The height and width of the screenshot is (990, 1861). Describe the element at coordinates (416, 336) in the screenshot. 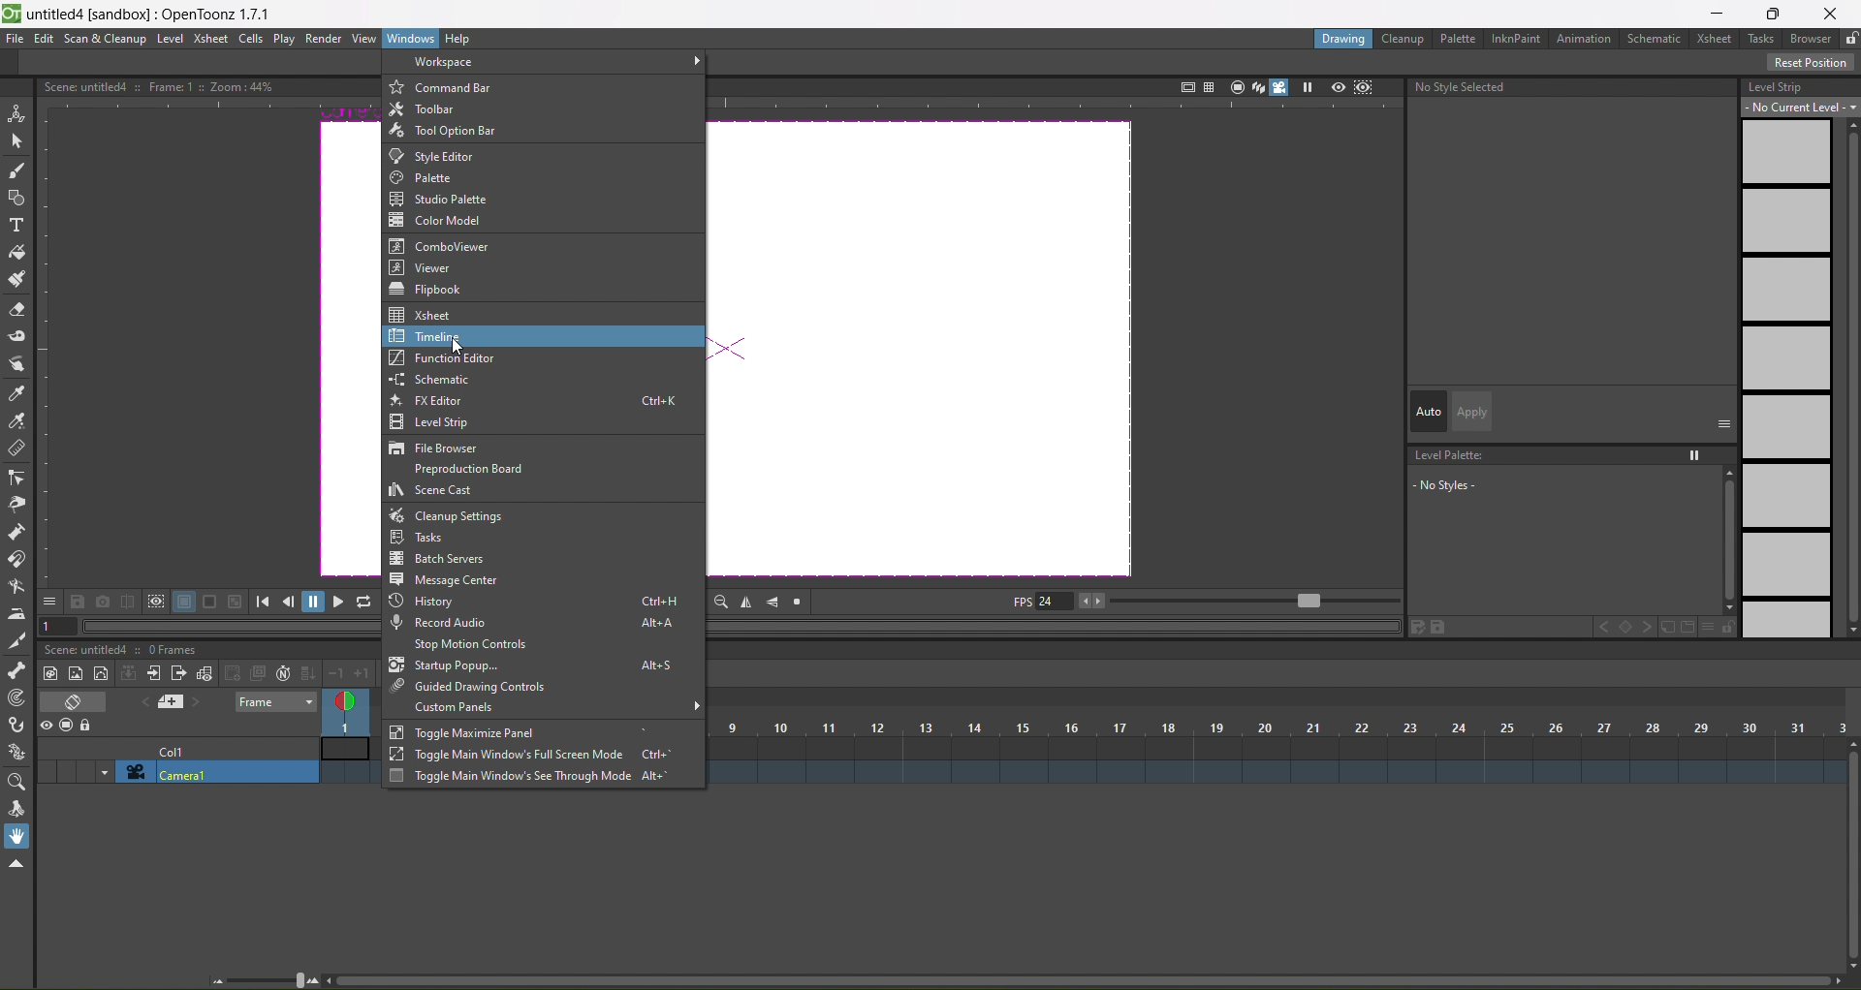

I see `timeline` at that location.